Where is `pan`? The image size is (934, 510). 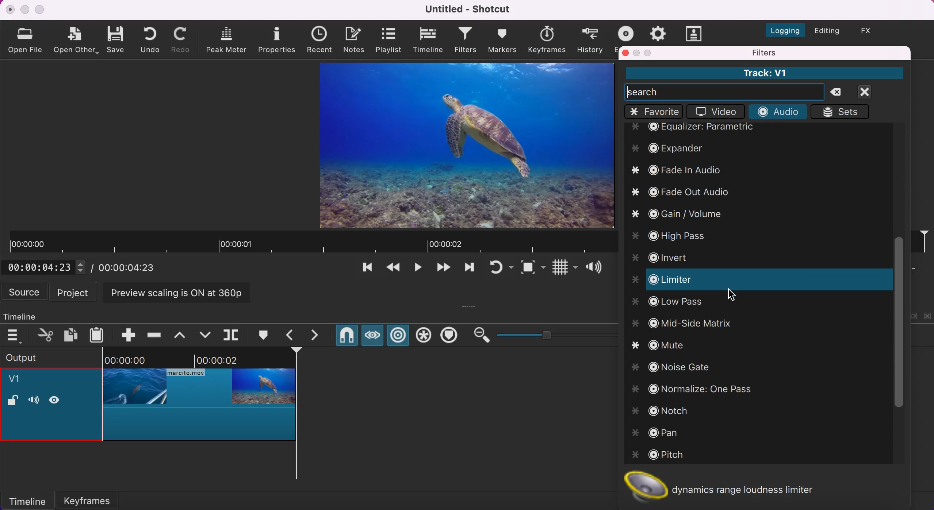 pan is located at coordinates (659, 433).